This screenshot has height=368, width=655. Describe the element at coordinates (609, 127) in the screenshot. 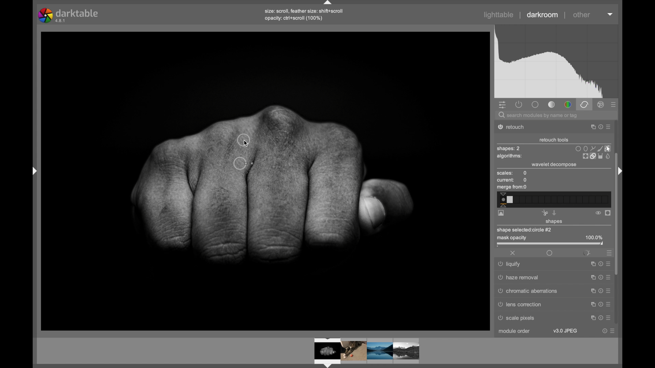

I see `more options` at that location.